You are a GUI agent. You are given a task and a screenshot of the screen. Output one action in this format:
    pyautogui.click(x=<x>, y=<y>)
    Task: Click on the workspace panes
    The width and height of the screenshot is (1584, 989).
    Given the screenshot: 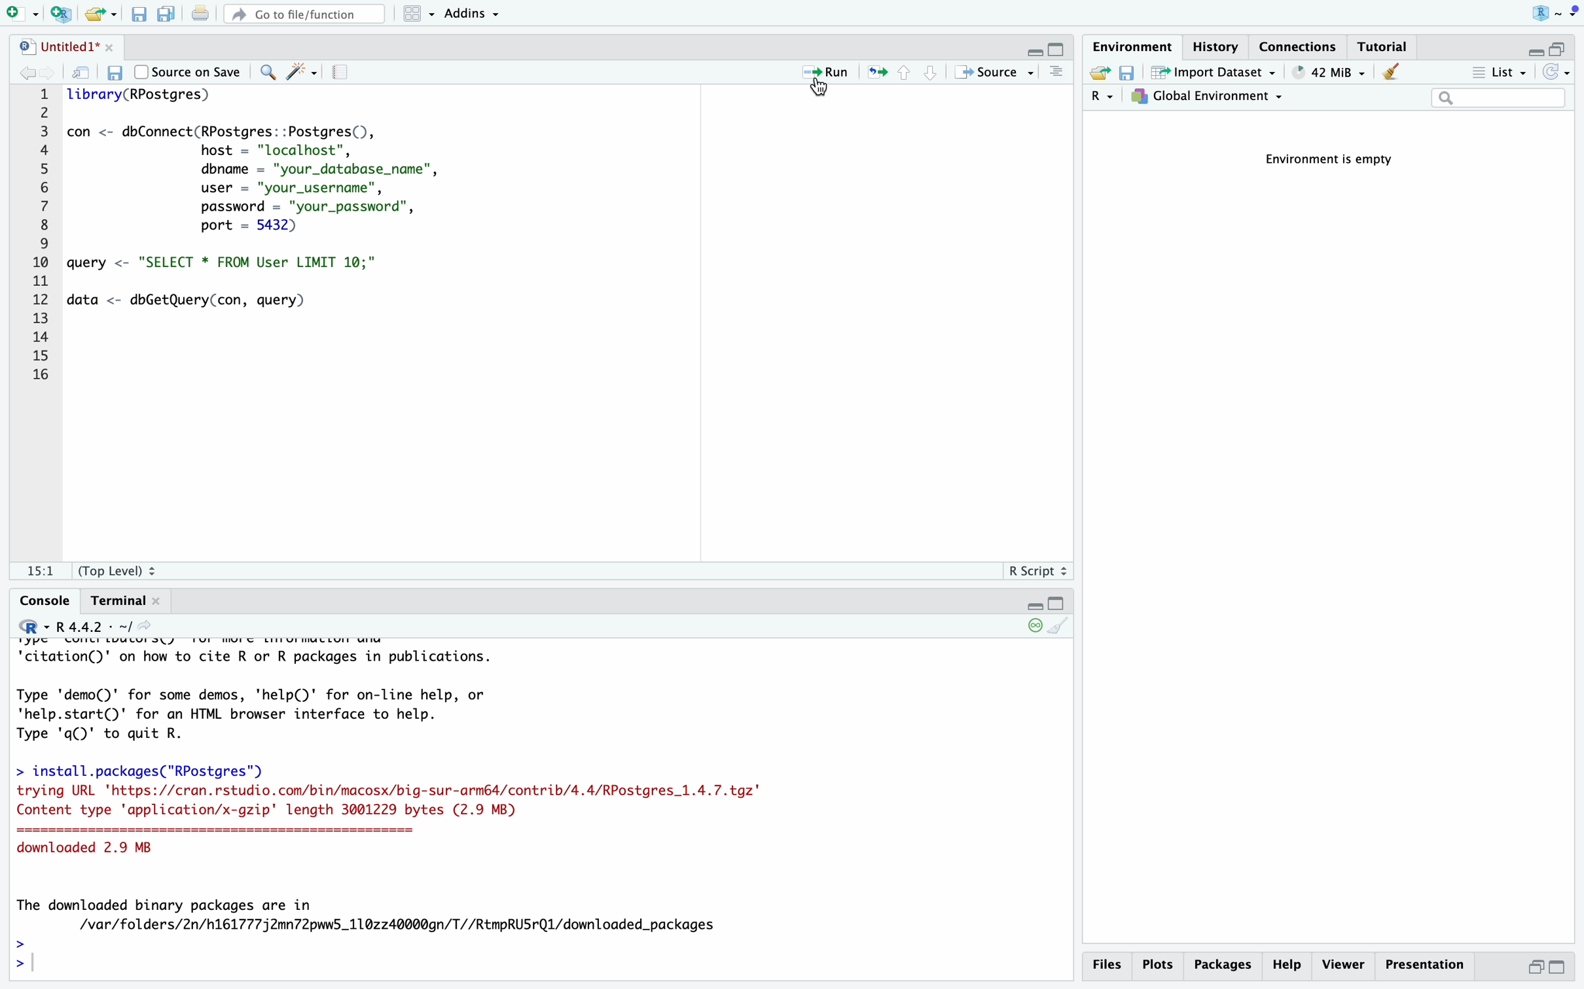 What is the action you would take?
    pyautogui.click(x=419, y=14)
    